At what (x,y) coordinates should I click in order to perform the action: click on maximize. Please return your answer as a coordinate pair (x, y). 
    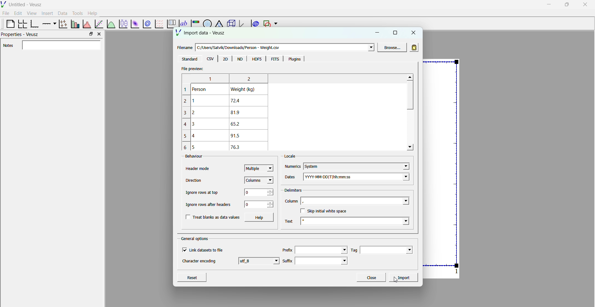
    Looking at the image, I should click on (566, 4).